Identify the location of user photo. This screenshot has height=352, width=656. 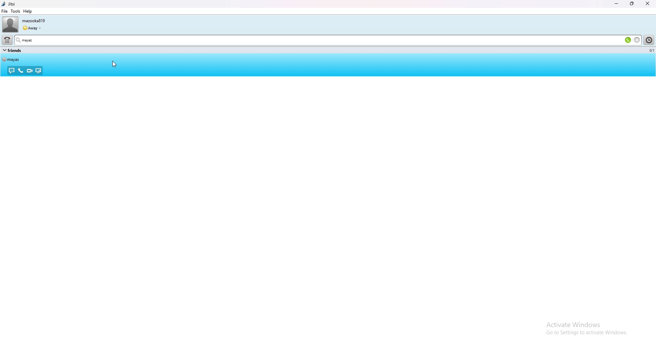
(9, 24).